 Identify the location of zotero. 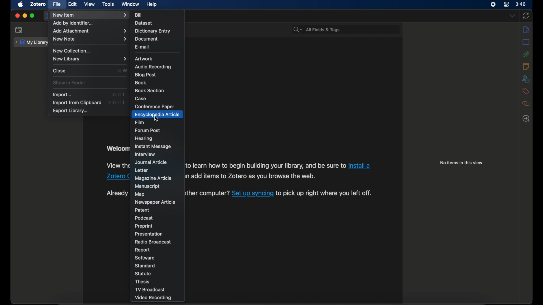
(39, 4).